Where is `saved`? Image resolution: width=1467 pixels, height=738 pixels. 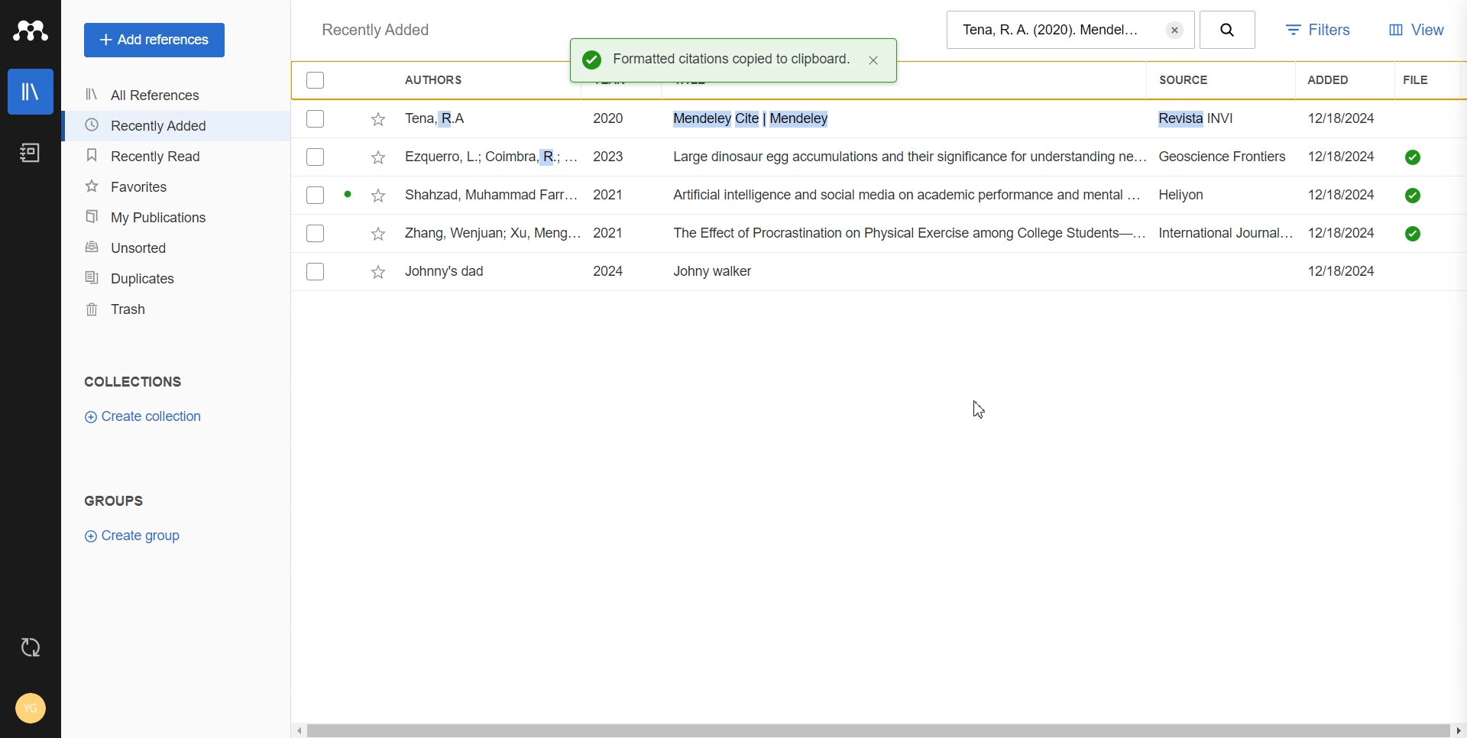
saved is located at coordinates (1414, 195).